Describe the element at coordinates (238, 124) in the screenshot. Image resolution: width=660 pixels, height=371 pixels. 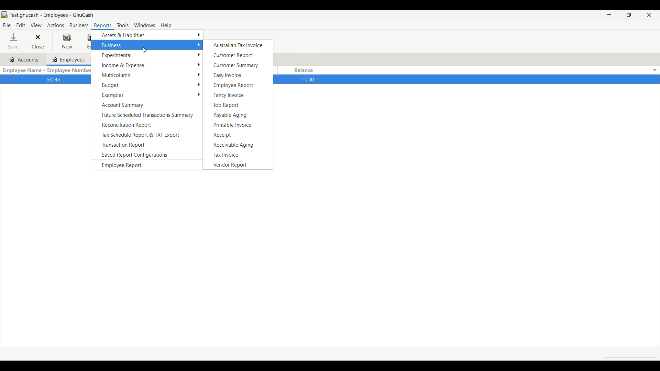
I see `Printable invoice` at that location.